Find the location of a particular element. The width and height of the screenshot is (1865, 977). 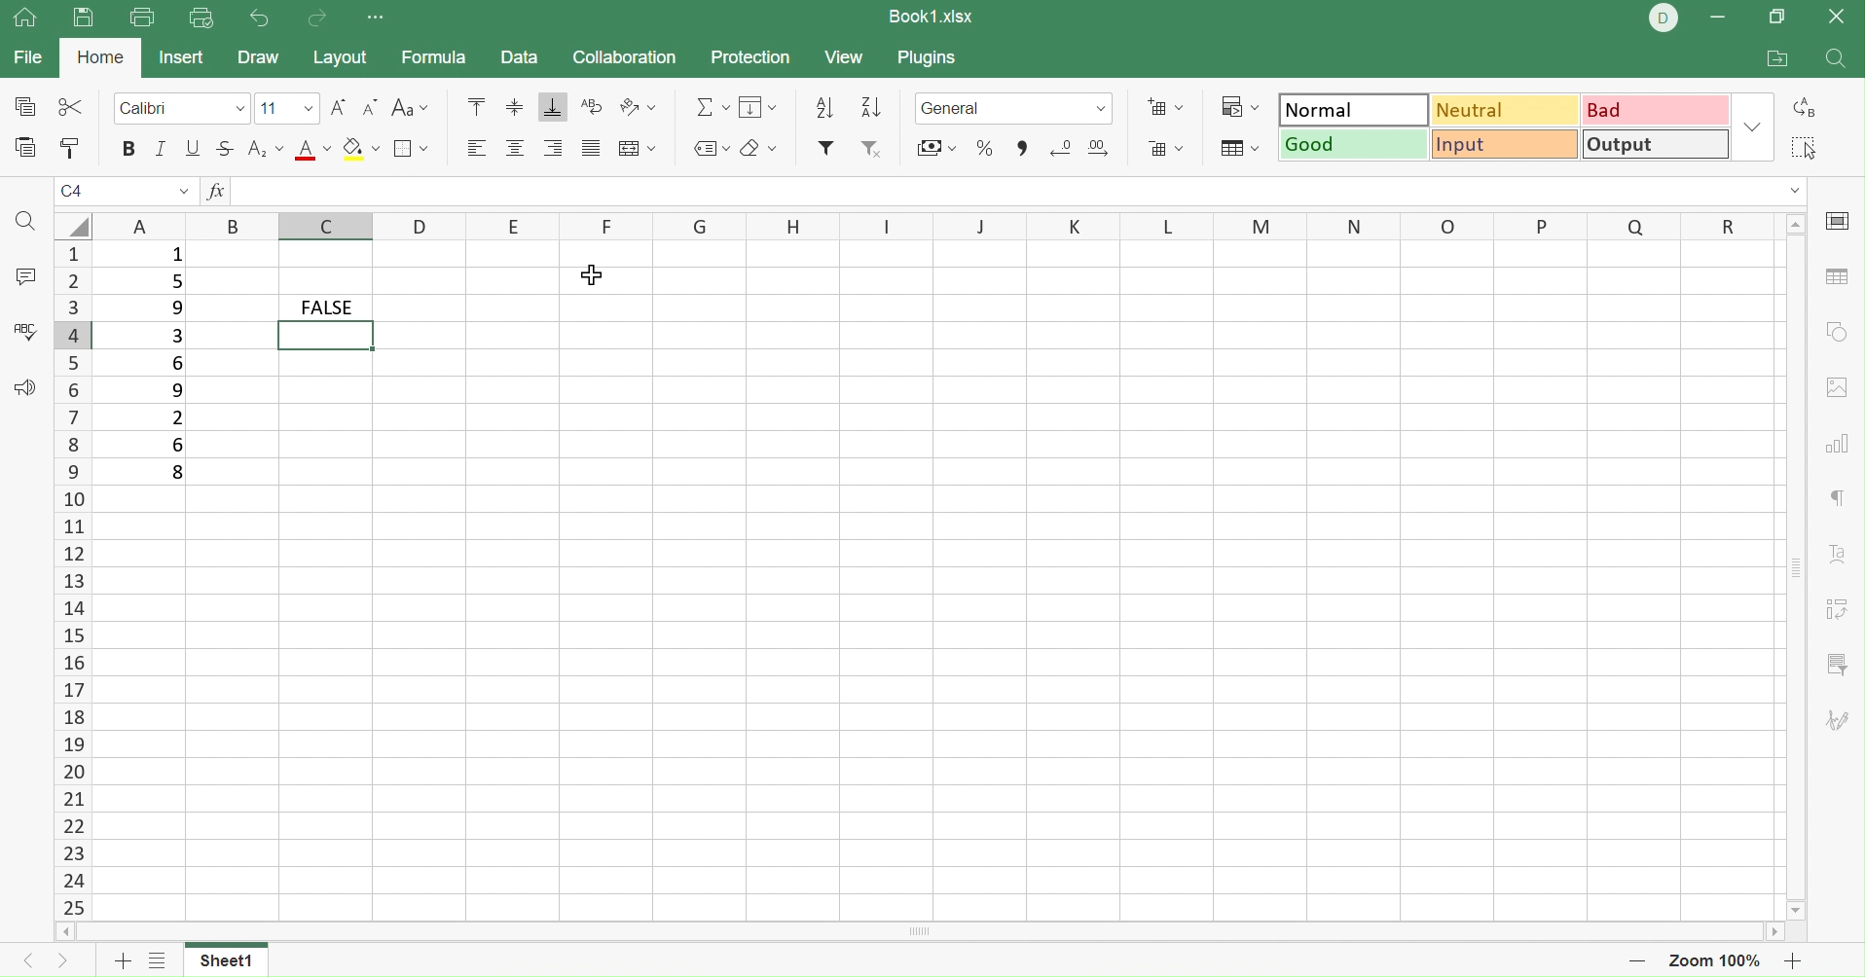

Formula is located at coordinates (434, 57).